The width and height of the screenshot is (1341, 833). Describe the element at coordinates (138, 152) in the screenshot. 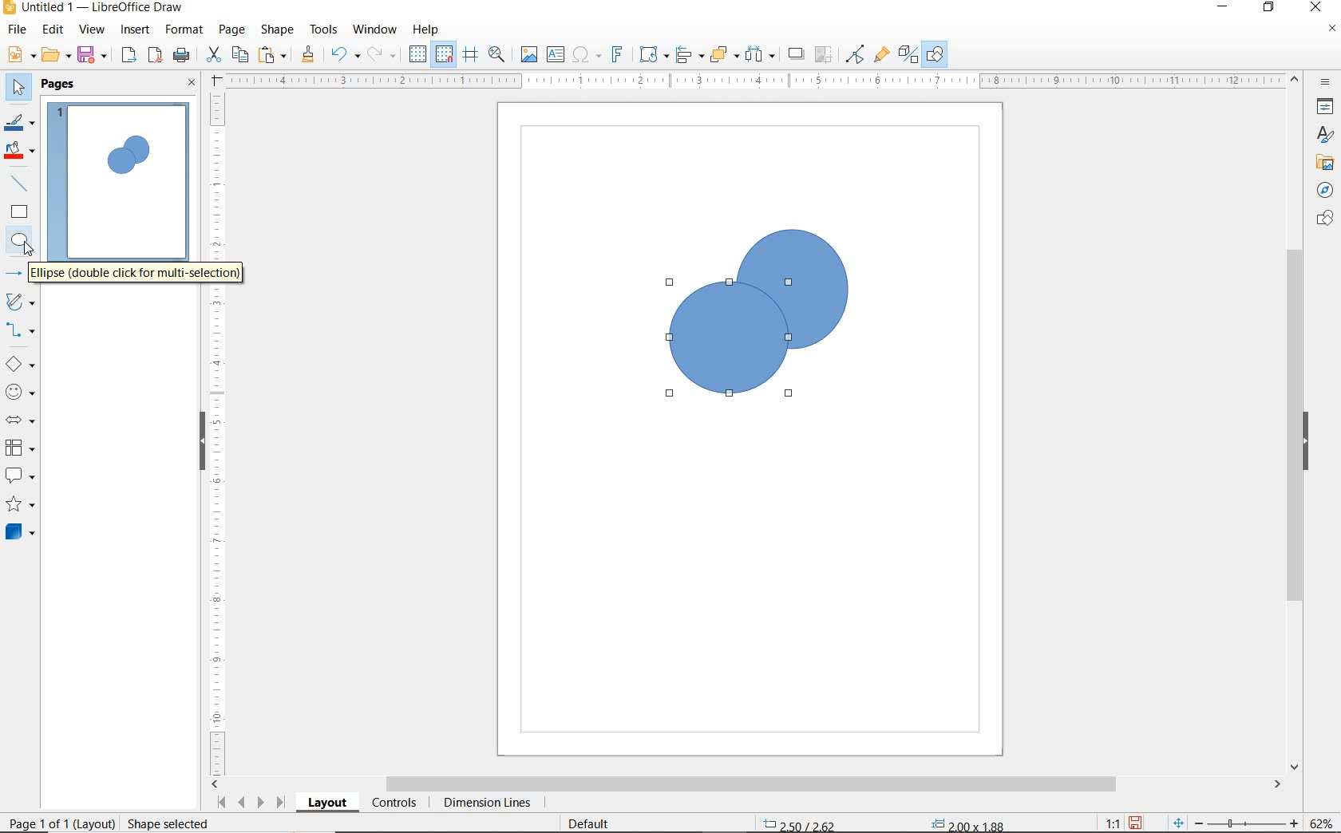

I see `CIRCLE ADDED` at that location.